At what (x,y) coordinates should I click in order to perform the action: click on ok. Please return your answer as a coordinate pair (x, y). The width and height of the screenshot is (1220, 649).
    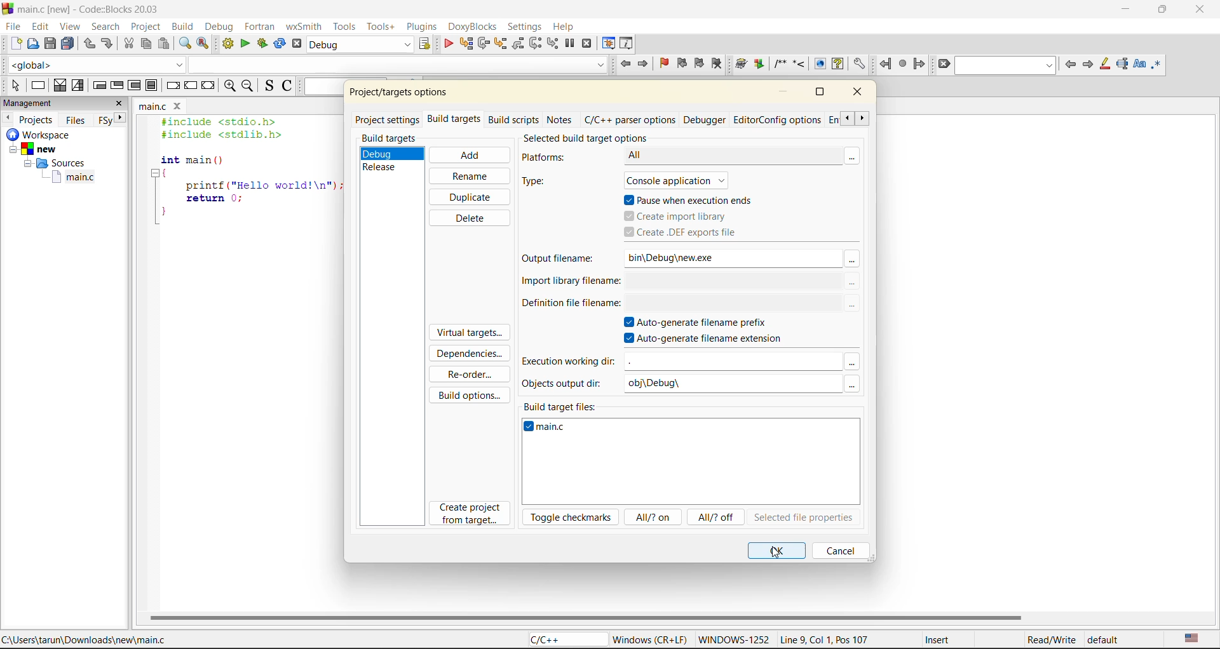
    Looking at the image, I should click on (776, 550).